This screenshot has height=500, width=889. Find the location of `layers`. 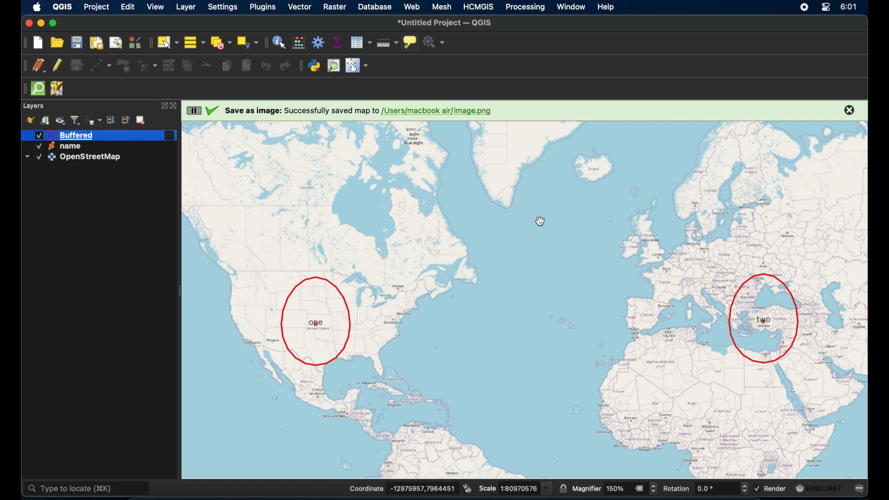

layers is located at coordinates (34, 106).